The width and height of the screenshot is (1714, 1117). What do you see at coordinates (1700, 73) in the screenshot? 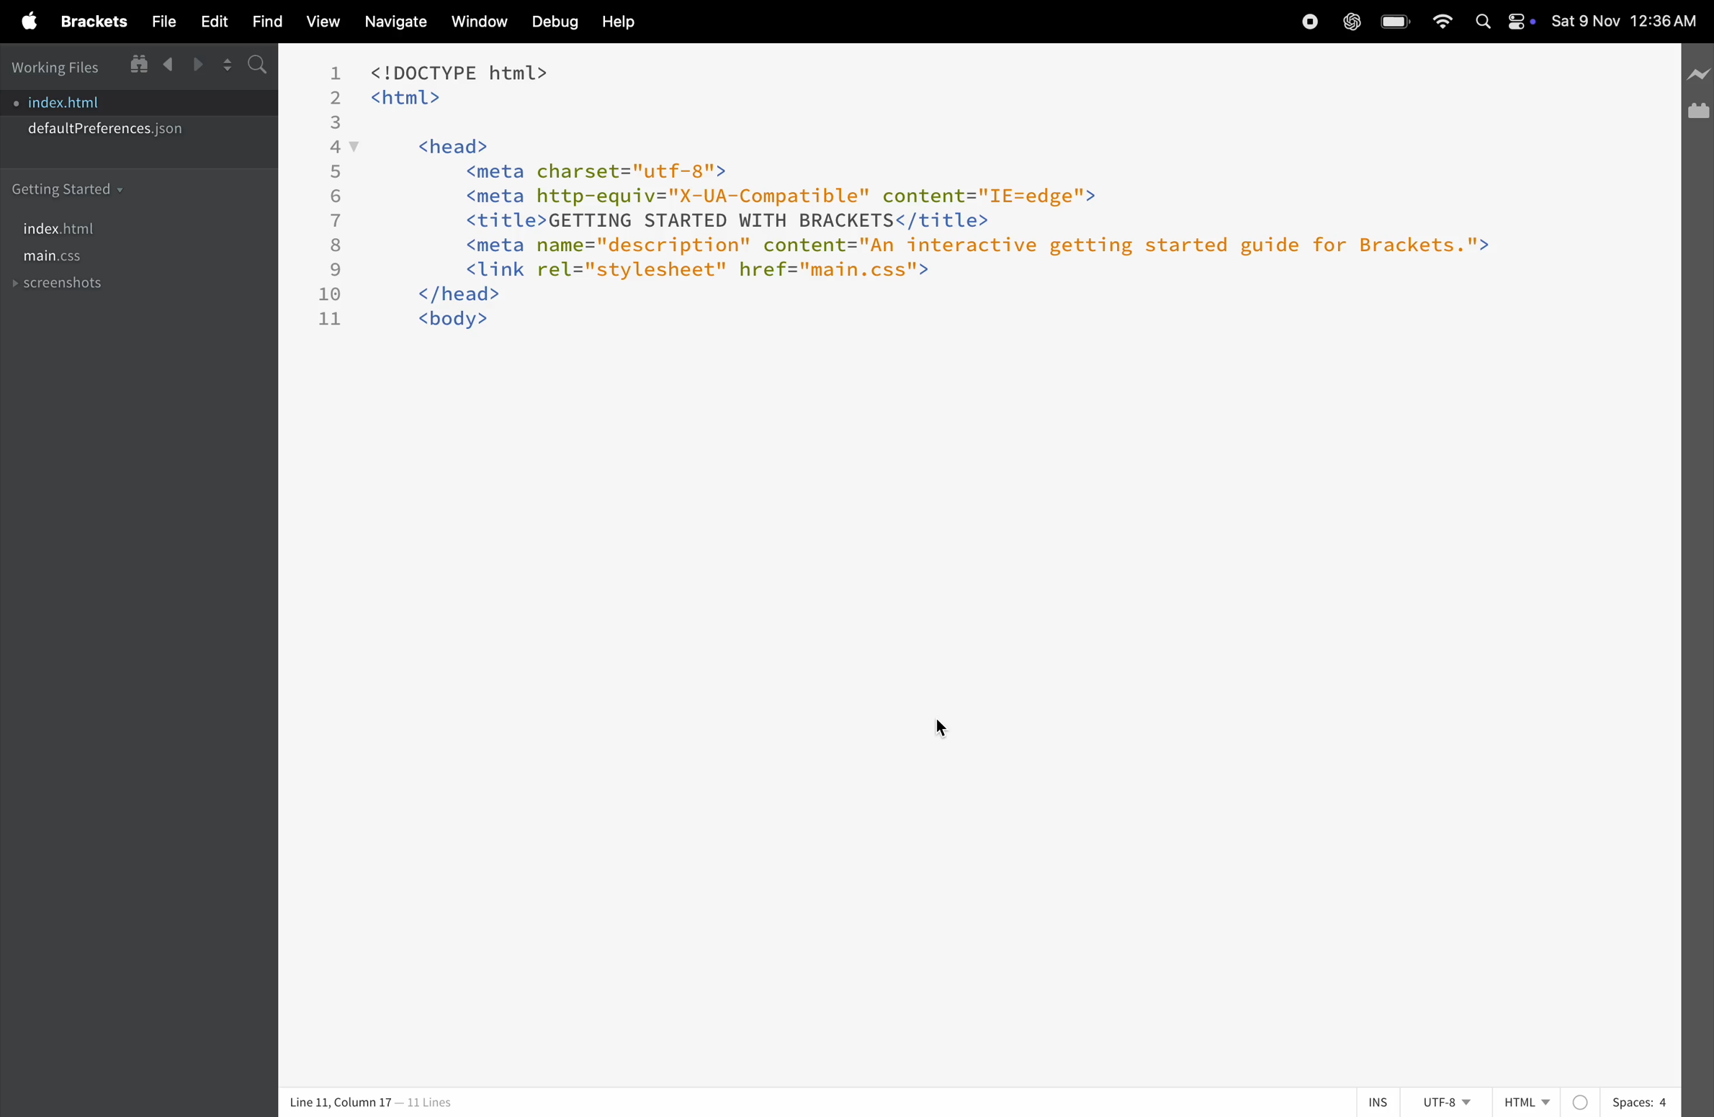
I see `icon` at bounding box center [1700, 73].